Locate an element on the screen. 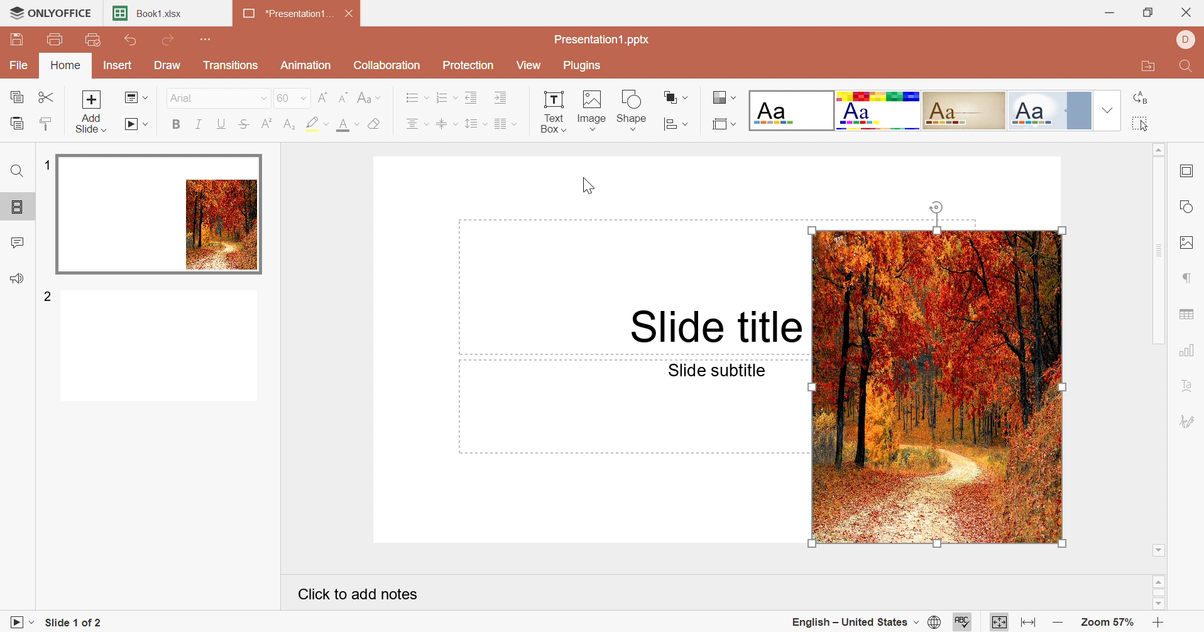  Text Box is located at coordinates (547, 111).